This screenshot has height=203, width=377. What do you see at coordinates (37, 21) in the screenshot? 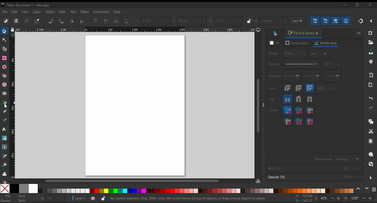
I see `toggle selection` at bounding box center [37, 21].